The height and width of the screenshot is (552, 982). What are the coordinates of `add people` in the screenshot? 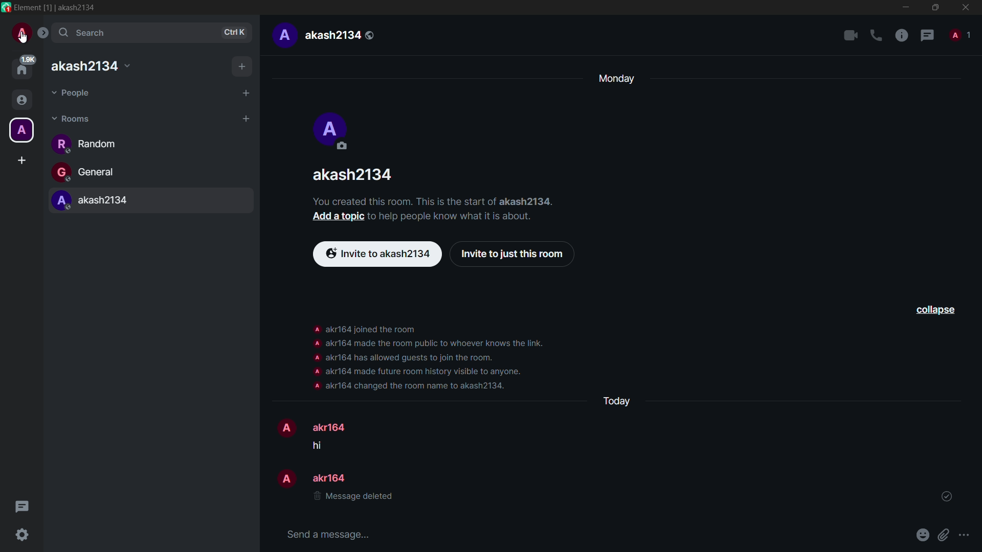 It's located at (246, 93).